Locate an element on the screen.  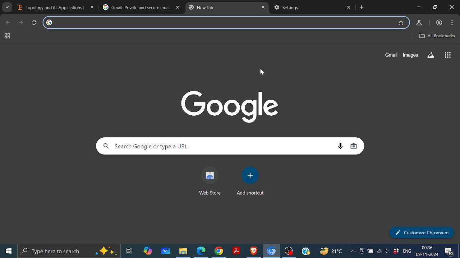
meet is located at coordinates (363, 251).